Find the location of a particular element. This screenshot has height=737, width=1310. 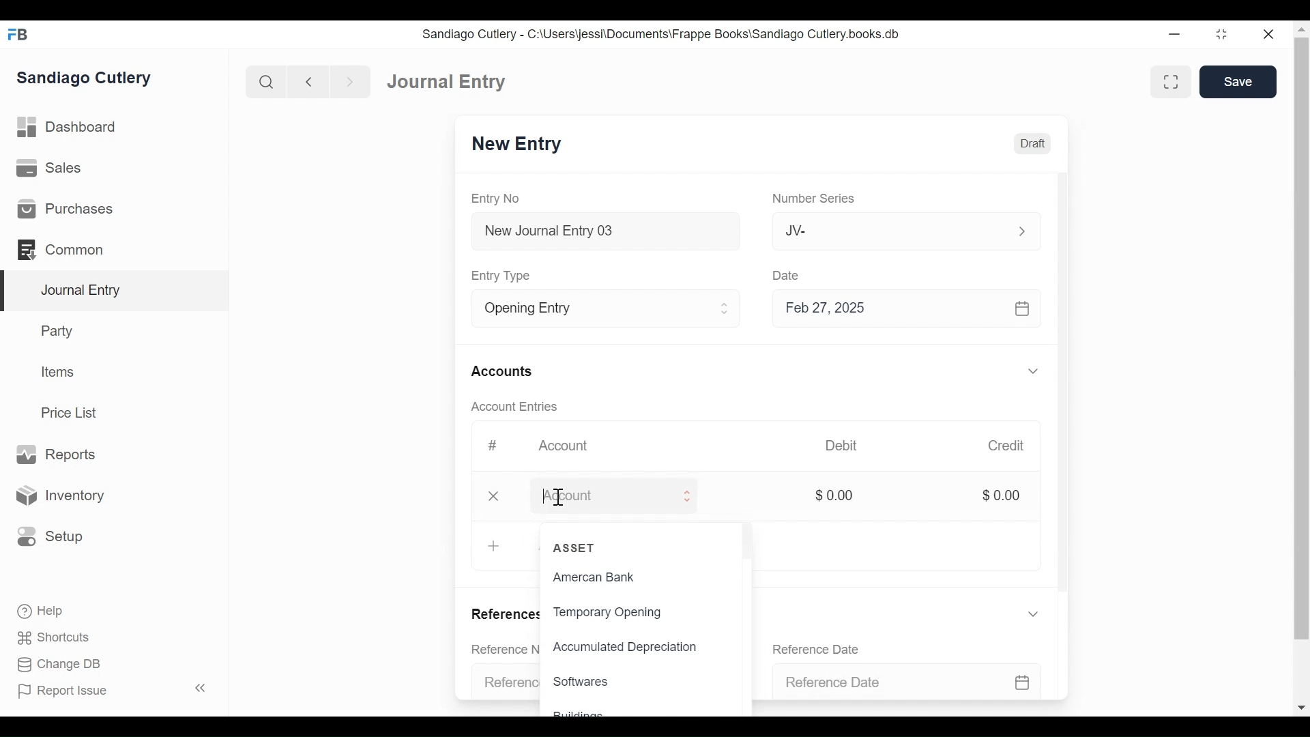

Restore is located at coordinates (1224, 35).